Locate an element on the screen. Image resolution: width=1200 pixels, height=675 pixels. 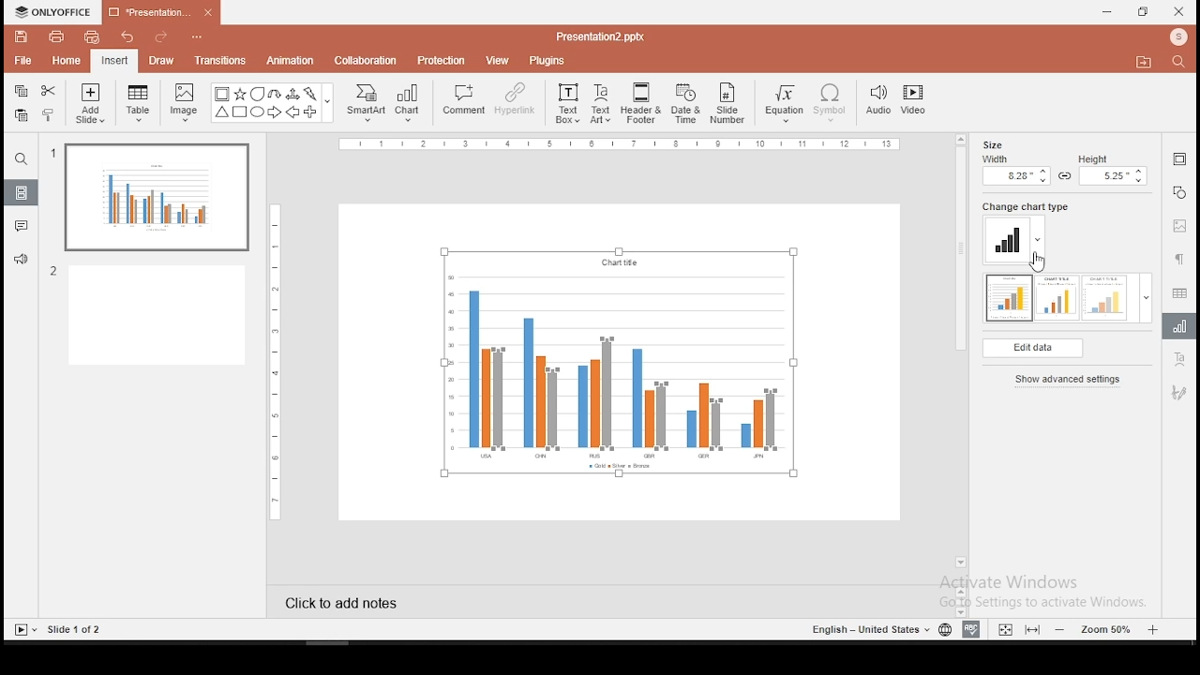
presentation is located at coordinates (158, 12).